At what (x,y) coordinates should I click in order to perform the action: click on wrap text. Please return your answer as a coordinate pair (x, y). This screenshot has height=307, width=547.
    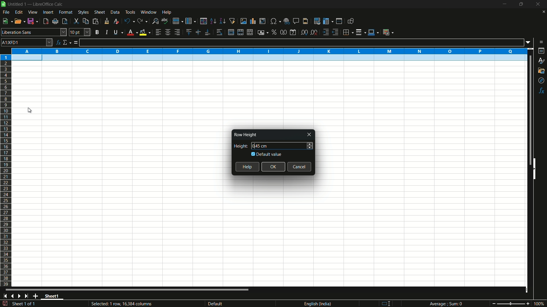
    Looking at the image, I should click on (221, 32).